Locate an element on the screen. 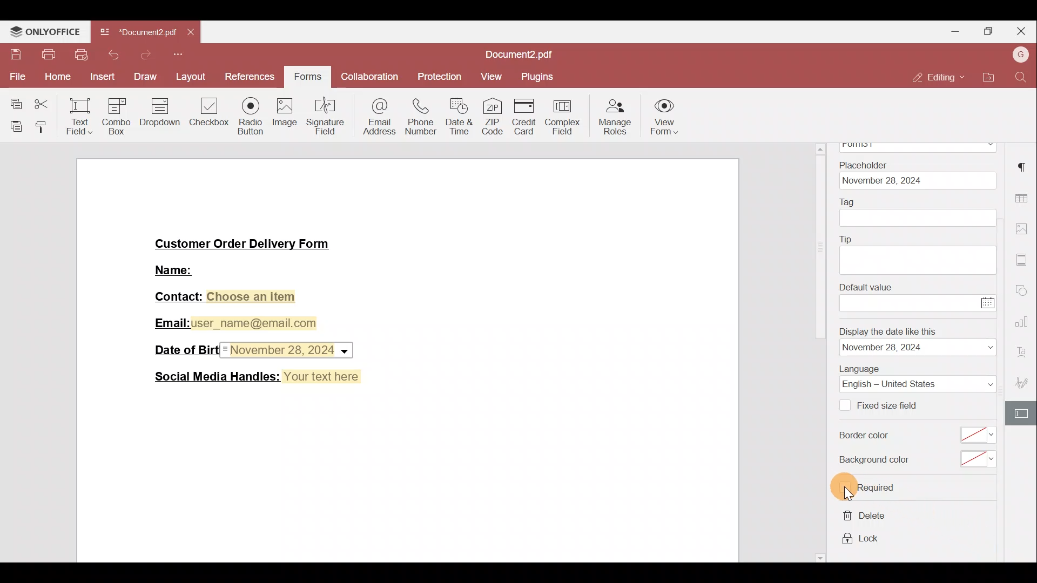  Image settings is located at coordinates (1024, 231).